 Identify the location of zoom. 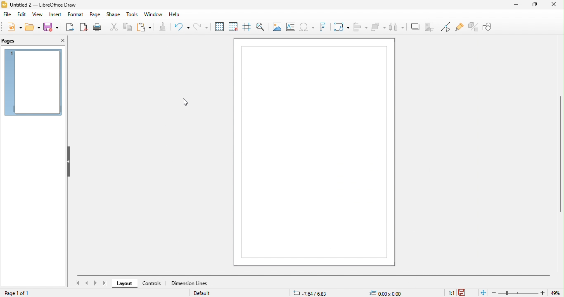
(528, 292).